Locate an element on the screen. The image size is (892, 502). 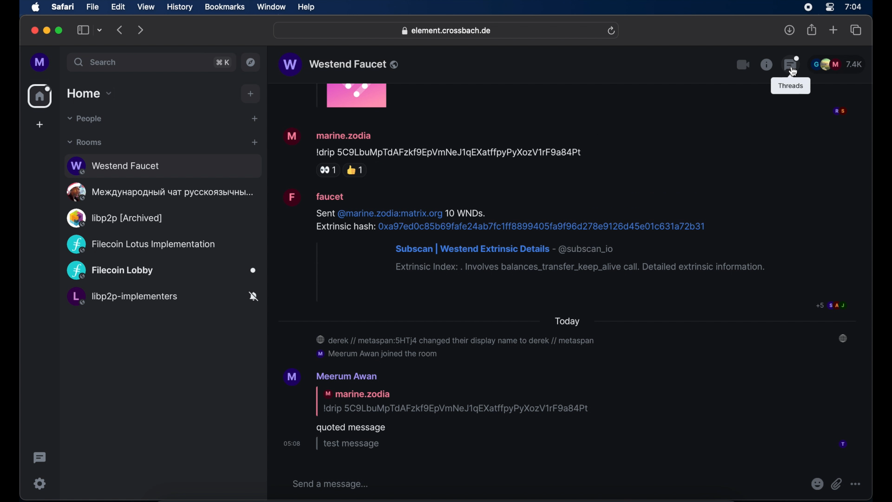
more option is located at coordinates (863, 481).